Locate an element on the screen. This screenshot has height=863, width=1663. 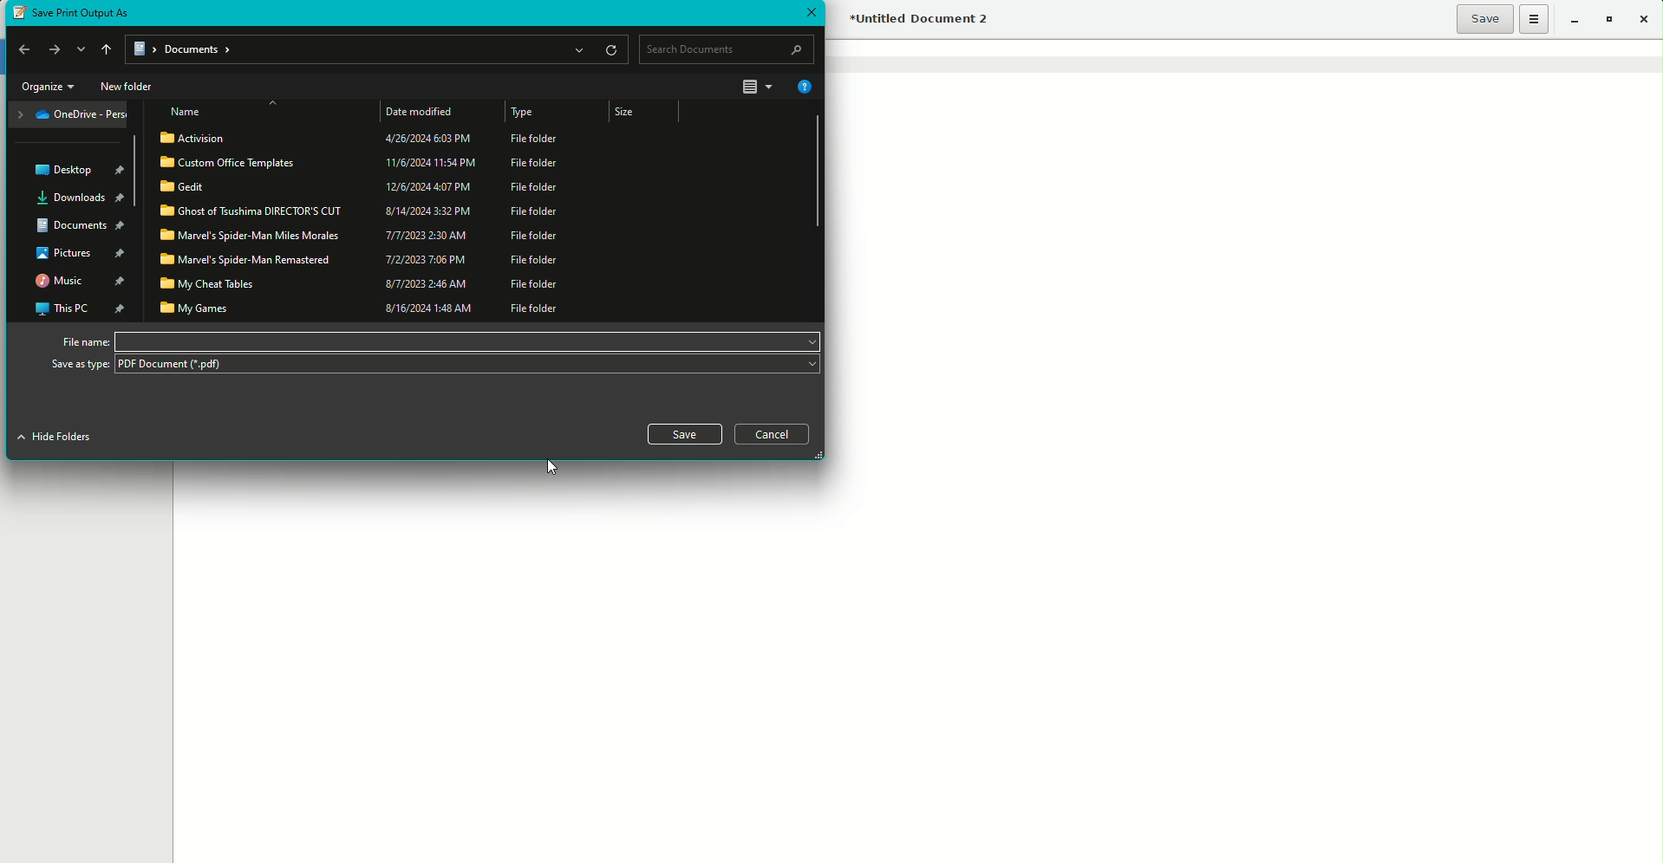
Downloads is located at coordinates (82, 198).